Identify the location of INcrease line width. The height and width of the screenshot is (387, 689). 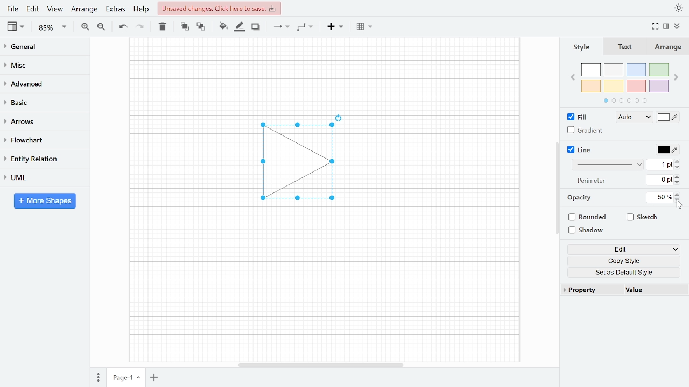
(679, 160).